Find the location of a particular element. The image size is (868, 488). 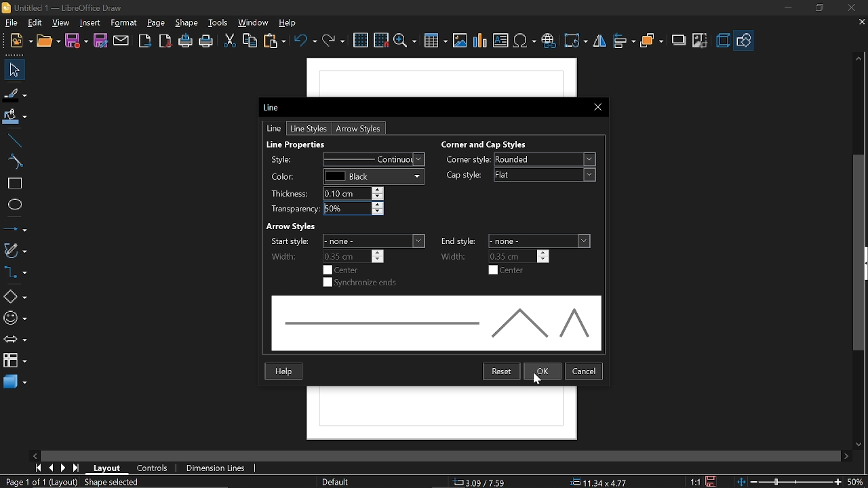

close is located at coordinates (849, 8).